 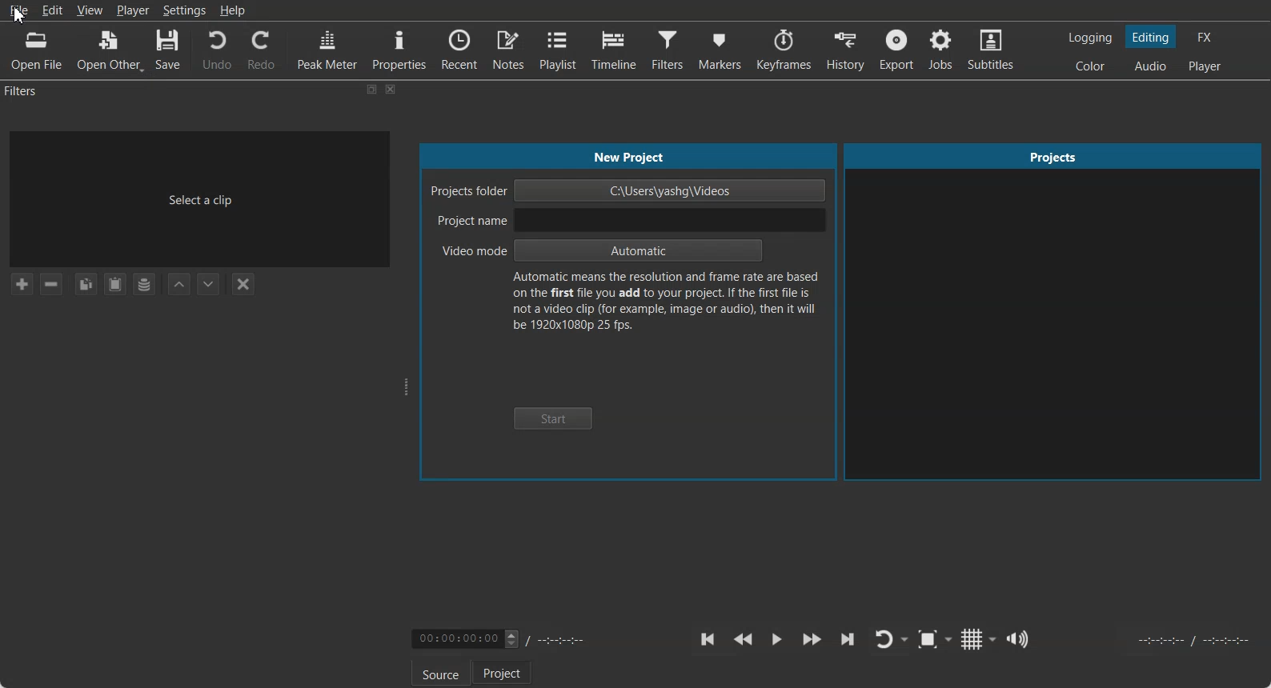 I want to click on Toggle player lopping, so click(x=881, y=640).